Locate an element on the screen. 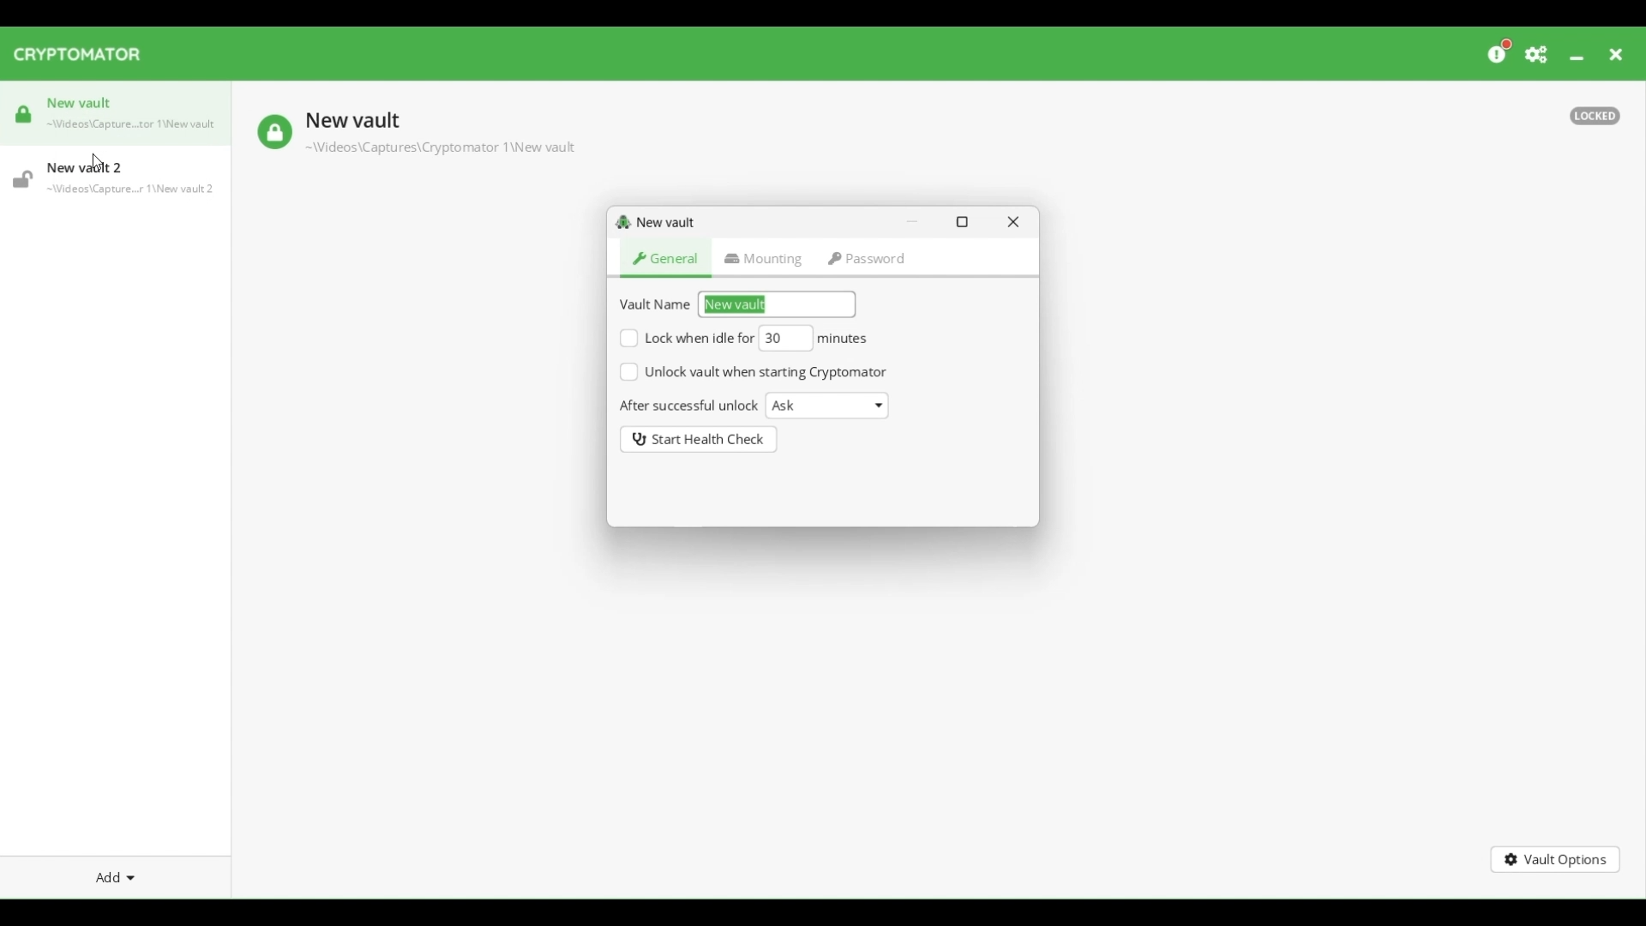 The width and height of the screenshot is (1646, 926). CRYPTOMATOR is located at coordinates (86, 57).